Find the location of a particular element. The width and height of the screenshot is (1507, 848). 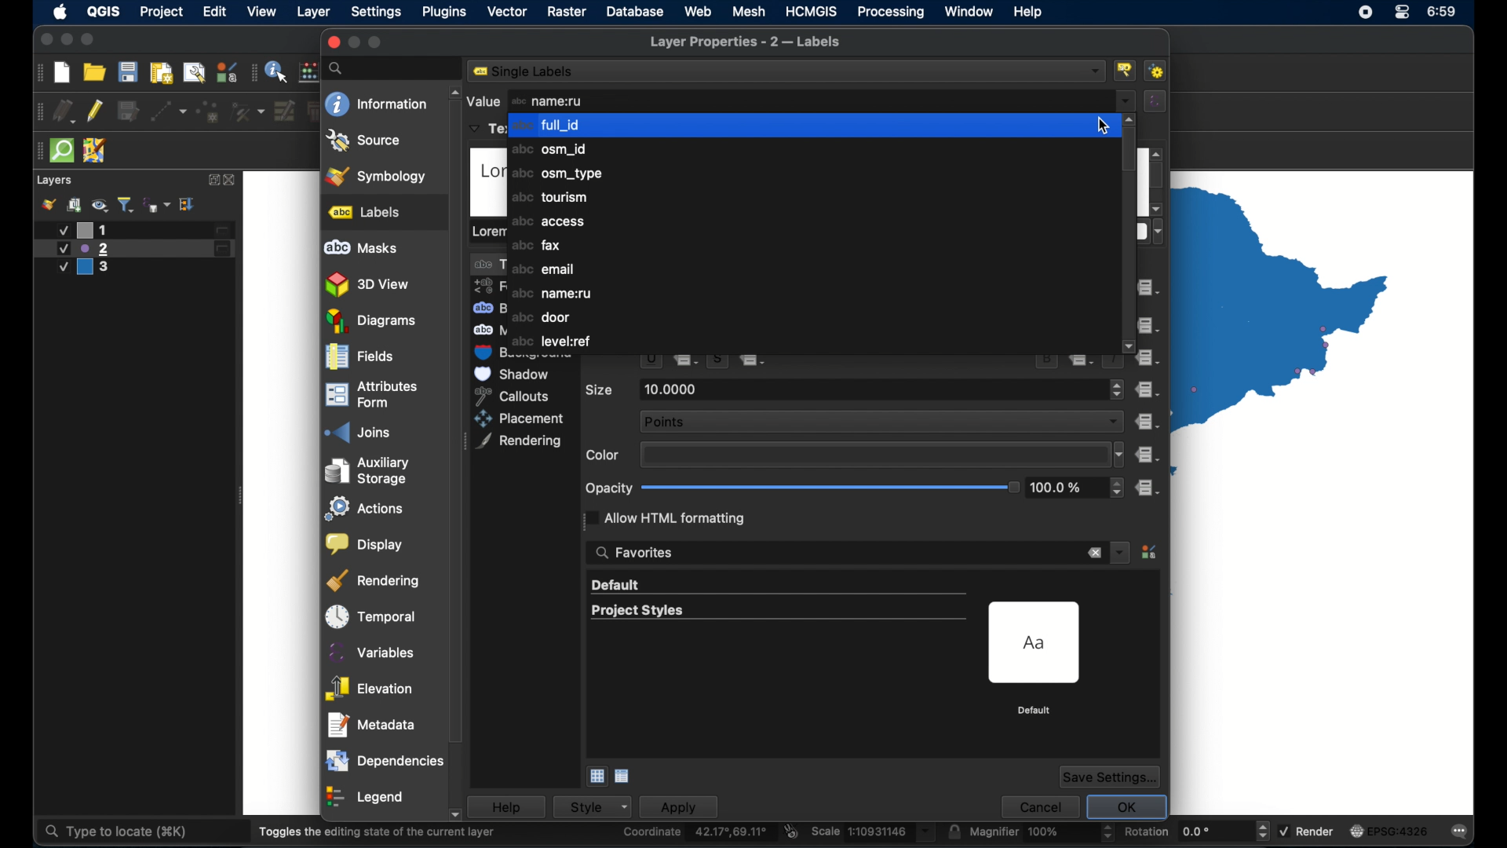

points  dropdown is located at coordinates (881, 420).